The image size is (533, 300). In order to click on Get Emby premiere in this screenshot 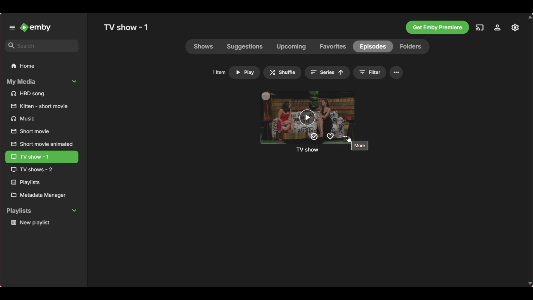, I will do `click(437, 27)`.